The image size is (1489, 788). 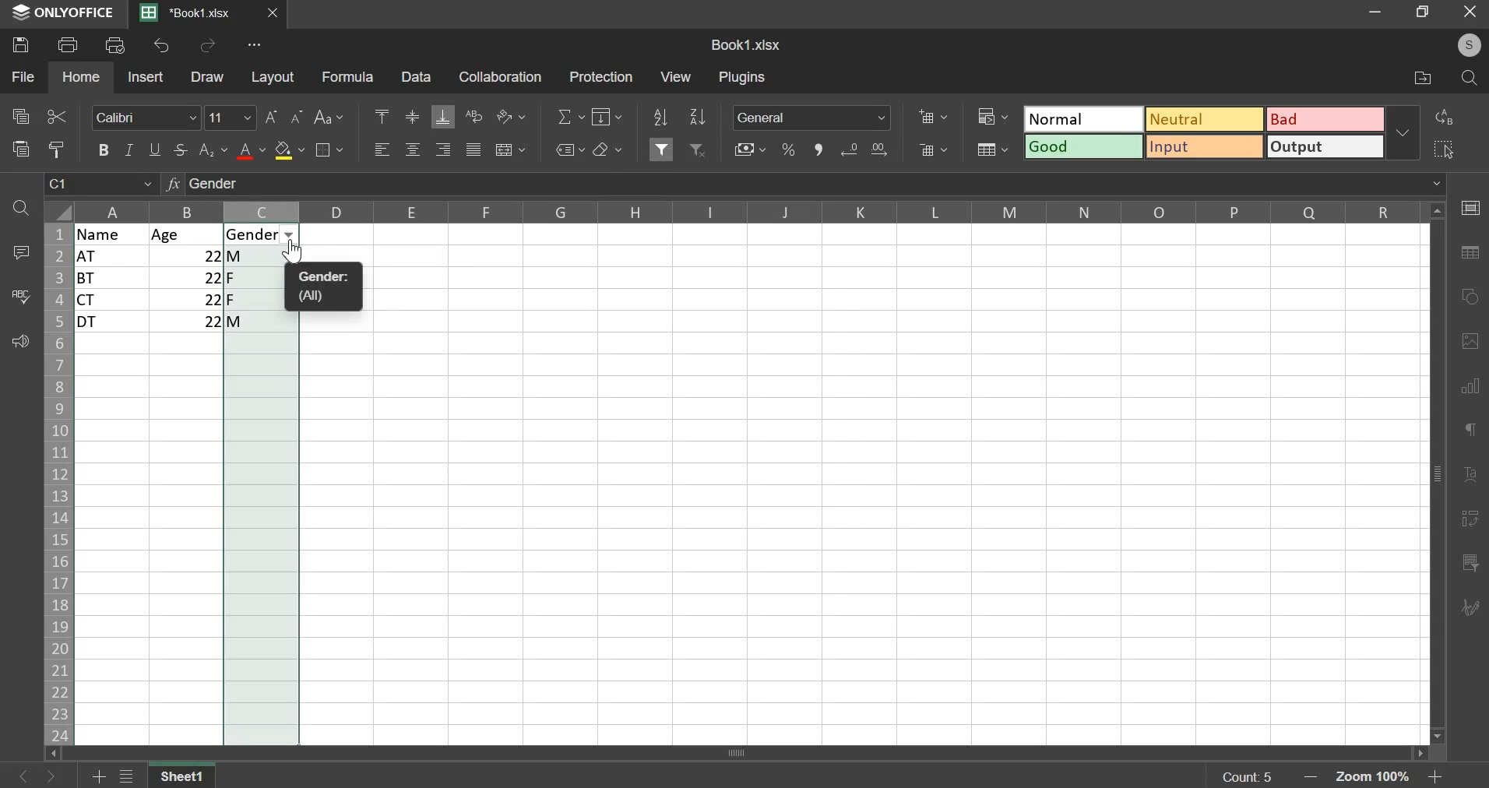 What do you see at coordinates (1467, 343) in the screenshot?
I see `image or video` at bounding box center [1467, 343].